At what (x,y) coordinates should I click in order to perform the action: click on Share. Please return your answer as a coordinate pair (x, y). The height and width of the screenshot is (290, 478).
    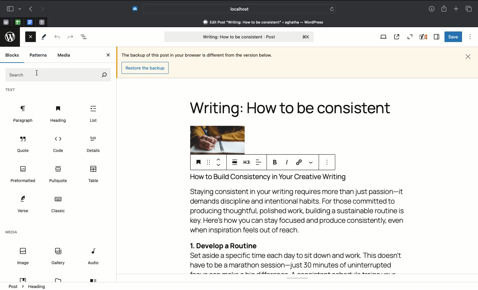
    Looking at the image, I should click on (444, 9).